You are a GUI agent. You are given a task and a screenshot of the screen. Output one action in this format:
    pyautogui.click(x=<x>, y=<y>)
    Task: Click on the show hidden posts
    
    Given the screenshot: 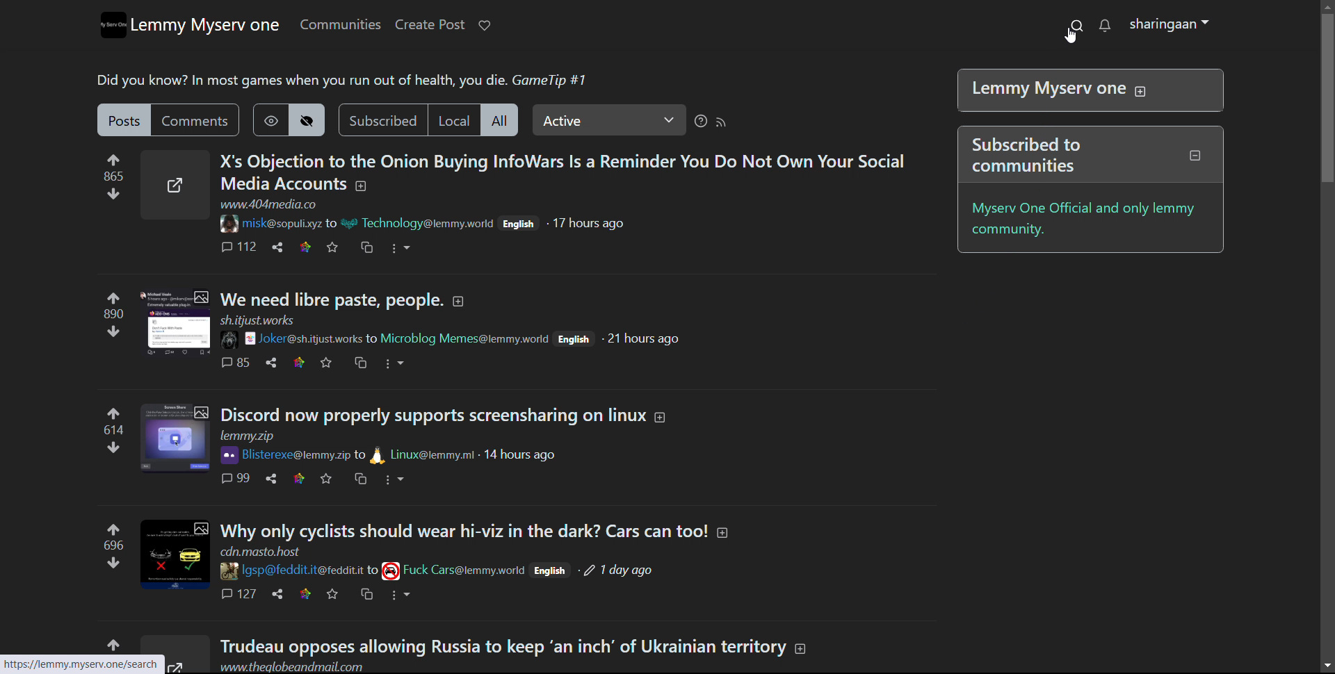 What is the action you would take?
    pyautogui.click(x=270, y=120)
    